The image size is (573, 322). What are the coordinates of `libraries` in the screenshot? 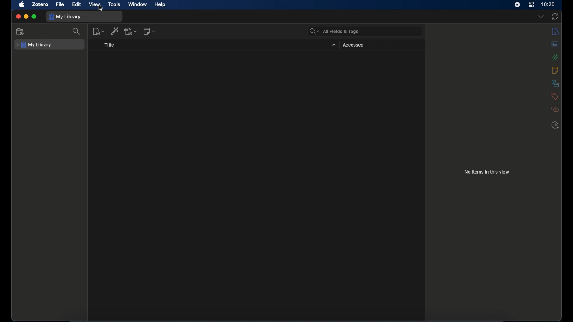 It's located at (555, 83).